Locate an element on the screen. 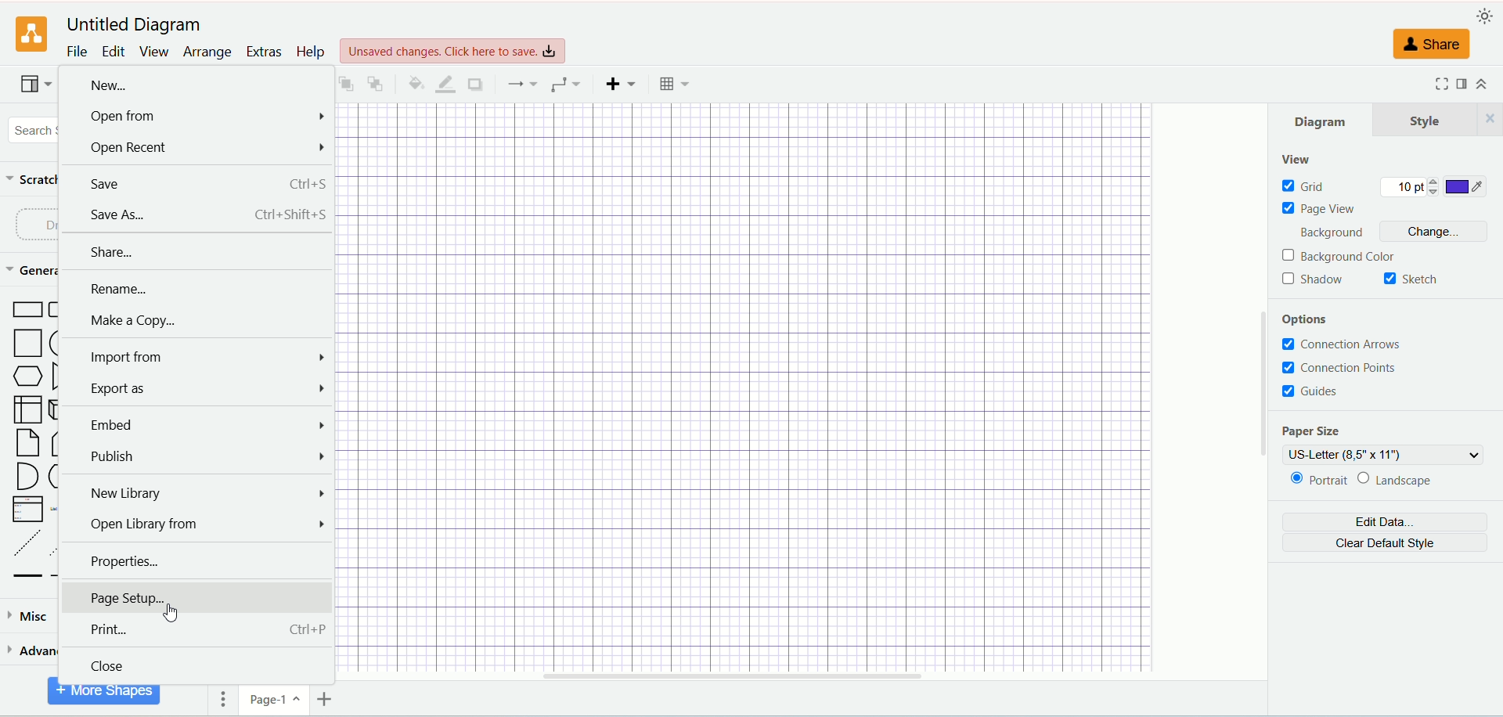 This screenshot has width=1503, height=717. And is located at coordinates (25, 476).